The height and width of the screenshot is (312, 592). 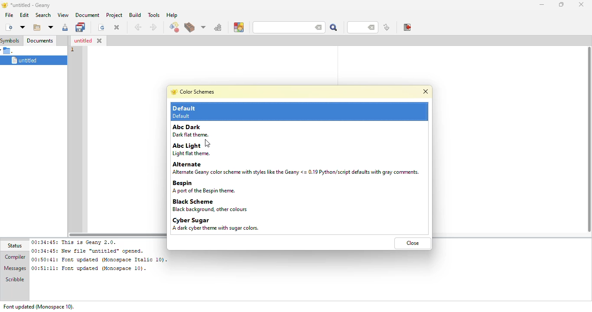 I want to click on compile, so click(x=174, y=28).